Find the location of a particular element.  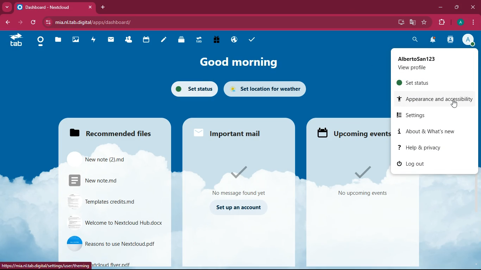

forward is located at coordinates (21, 22).